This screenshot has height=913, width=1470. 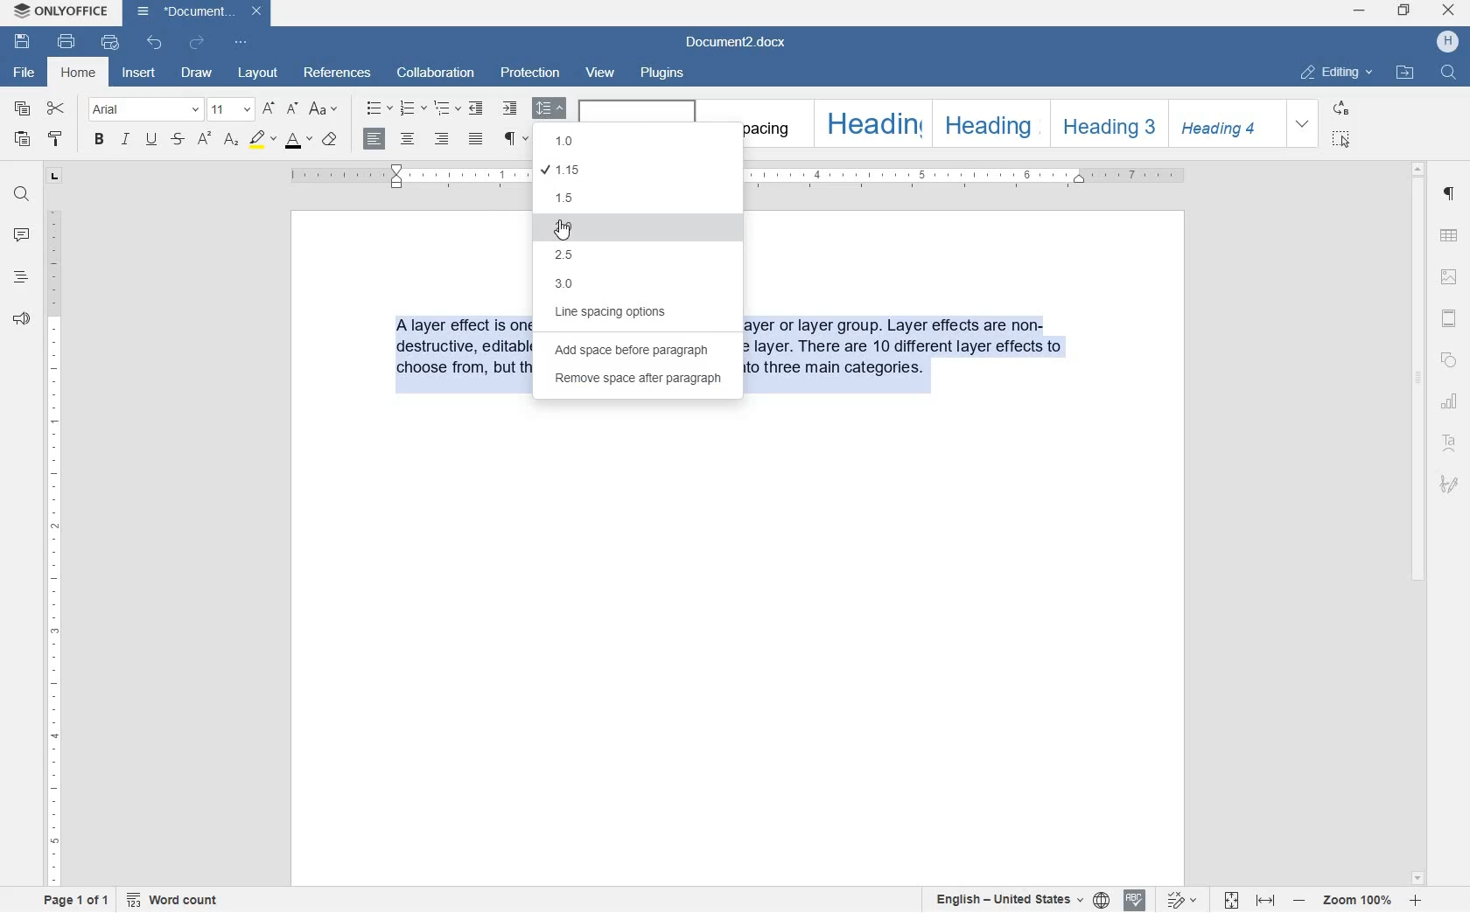 What do you see at coordinates (193, 44) in the screenshot?
I see `redo` at bounding box center [193, 44].